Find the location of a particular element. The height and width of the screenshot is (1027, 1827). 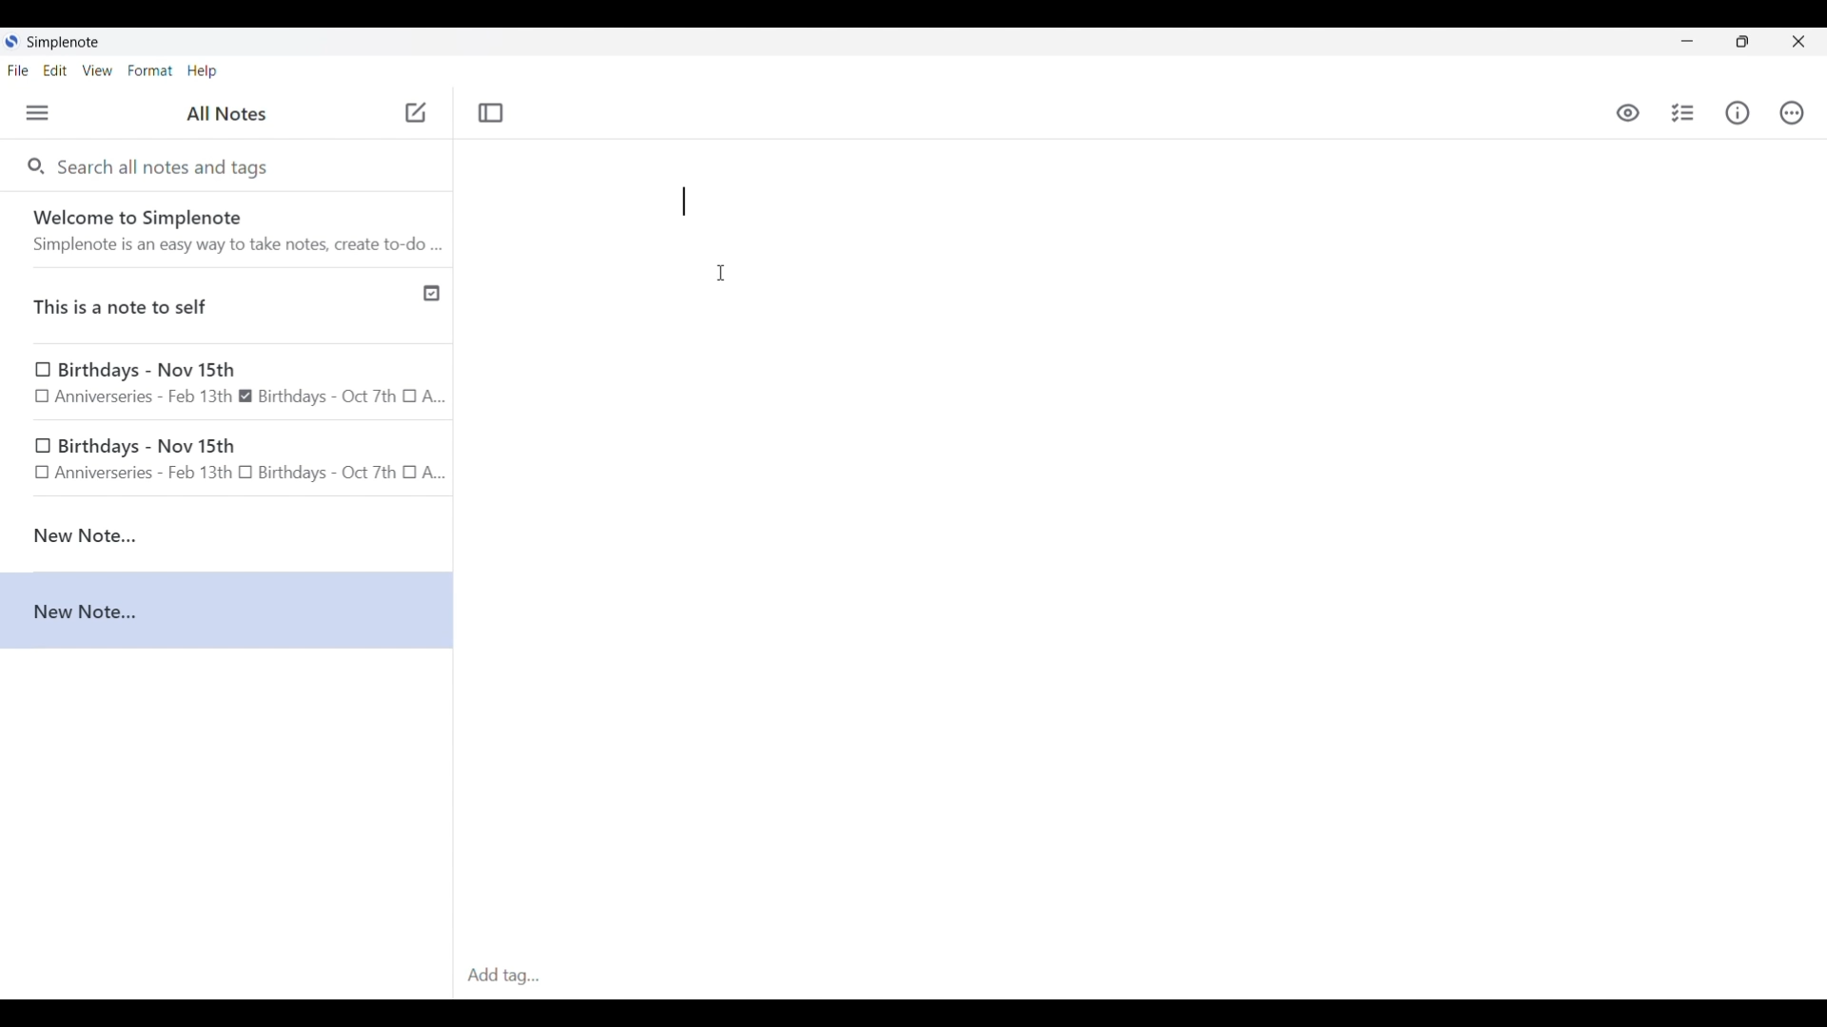

Insert checklist is located at coordinates (1684, 113).